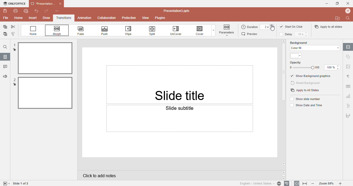 Image resolution: width=353 pixels, height=186 pixels. Describe the element at coordinates (251, 34) in the screenshot. I see `Preview` at that location.